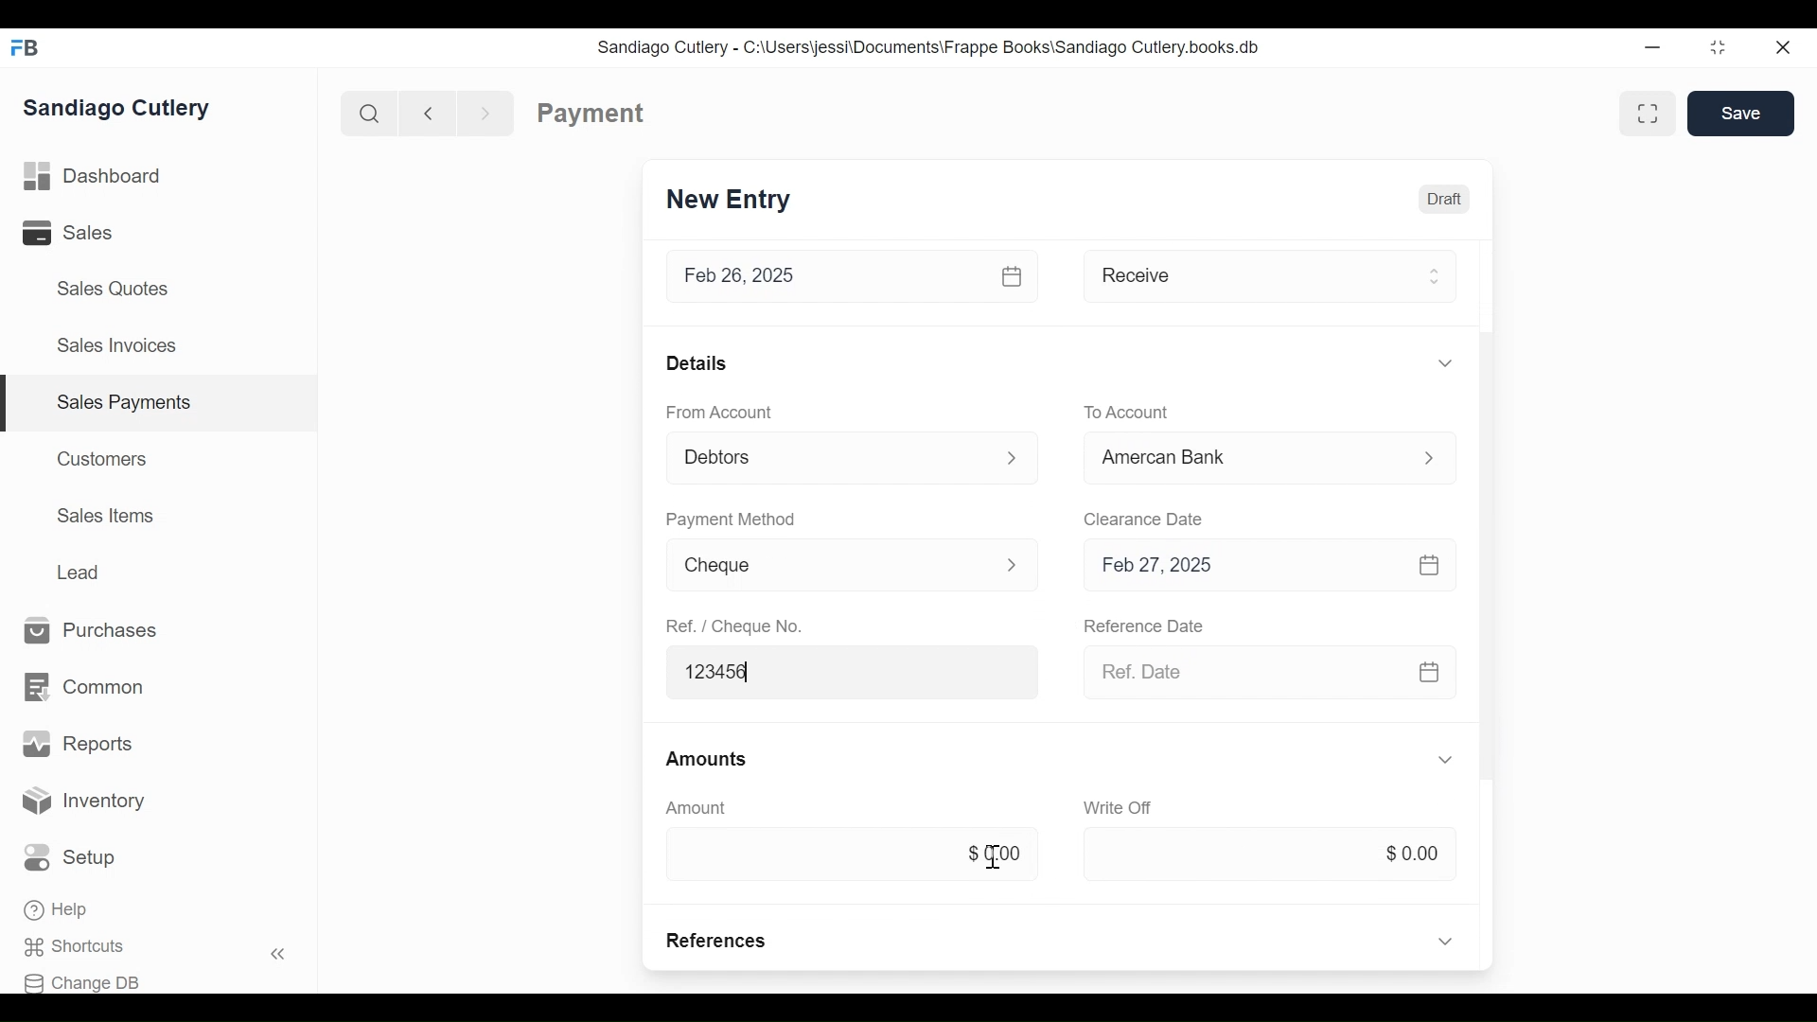 Image resolution: width=1817 pixels, height=1022 pixels. I want to click on Search, so click(365, 113).